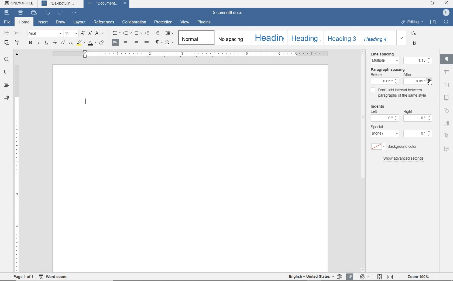 This screenshot has width=453, height=281. I want to click on image, so click(447, 85).